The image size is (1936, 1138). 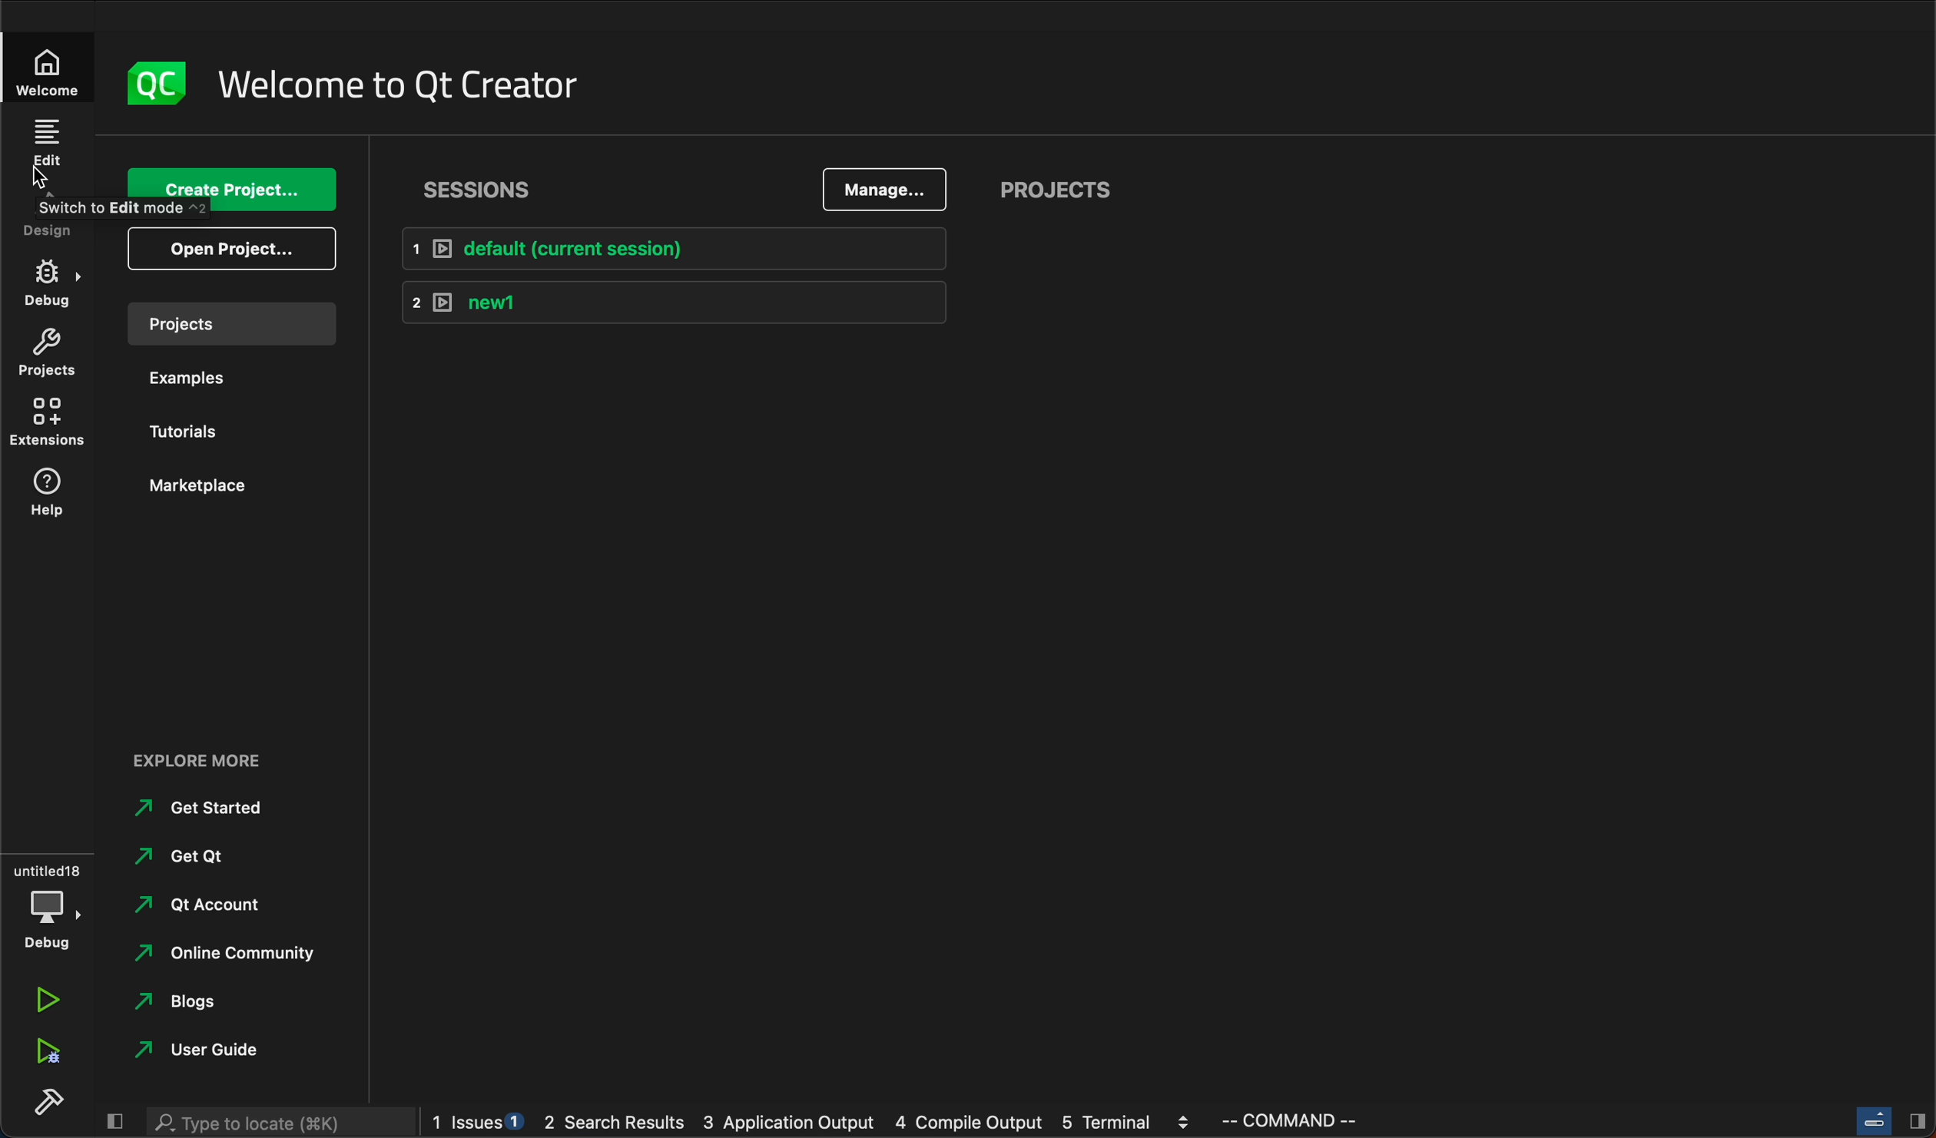 What do you see at coordinates (183, 851) in the screenshot?
I see `get Qt` at bounding box center [183, 851].